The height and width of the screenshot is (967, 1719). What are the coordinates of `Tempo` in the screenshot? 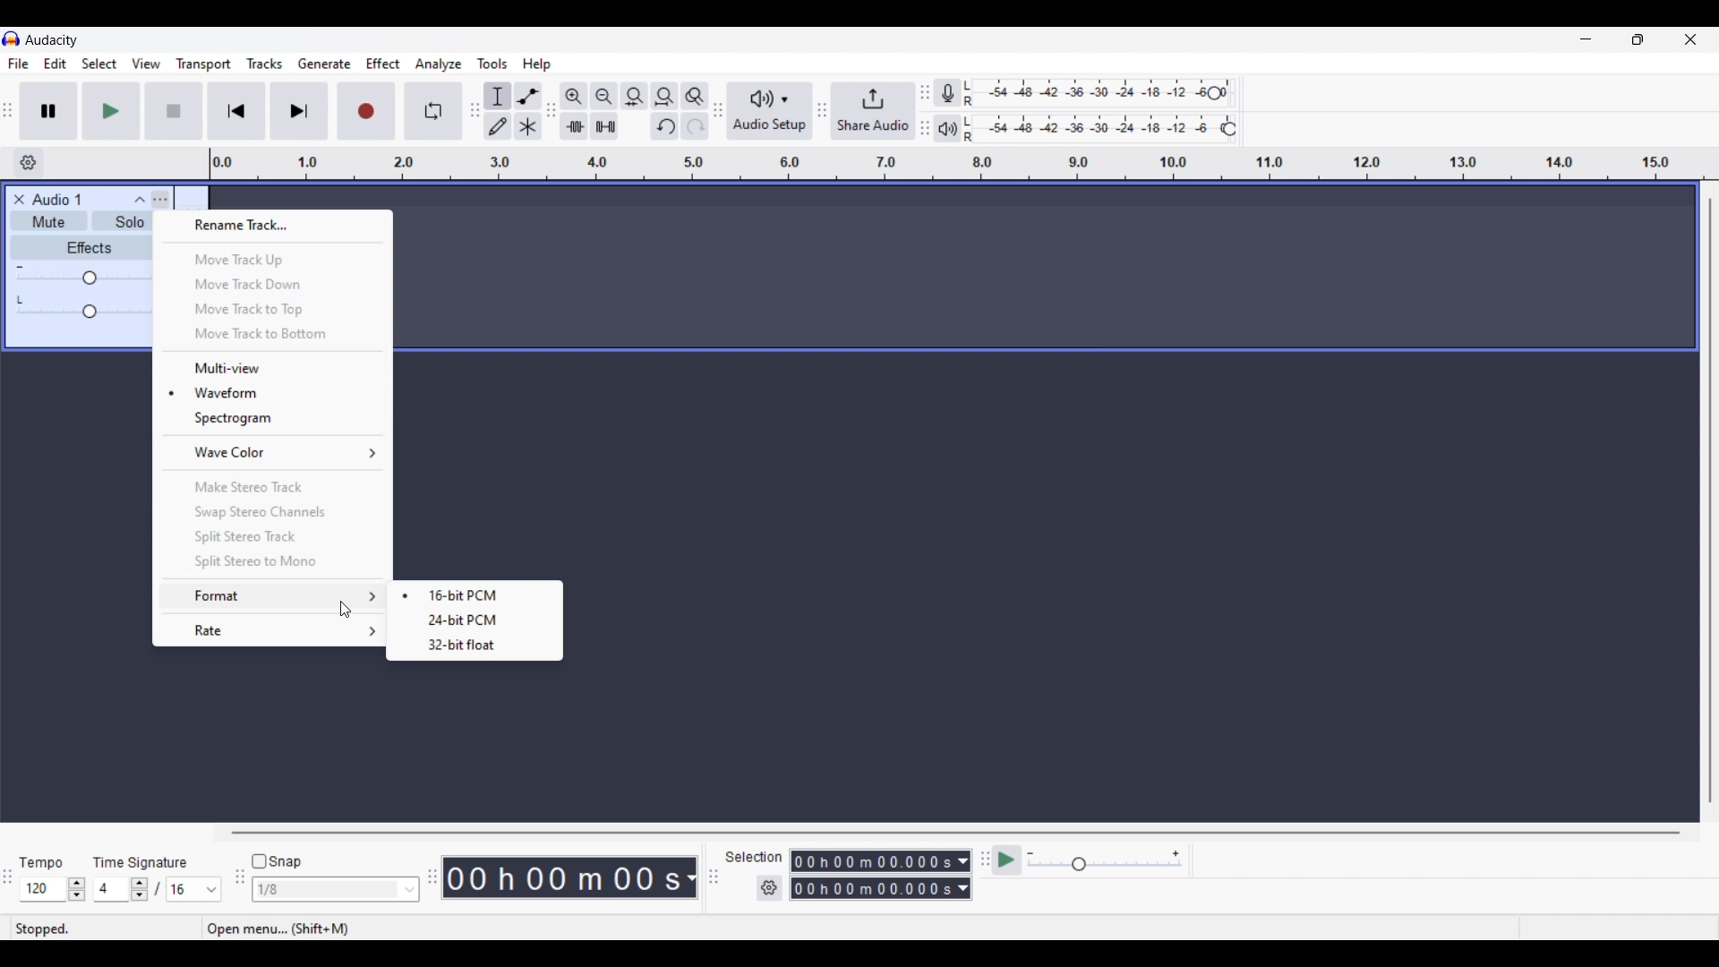 It's located at (40, 861).